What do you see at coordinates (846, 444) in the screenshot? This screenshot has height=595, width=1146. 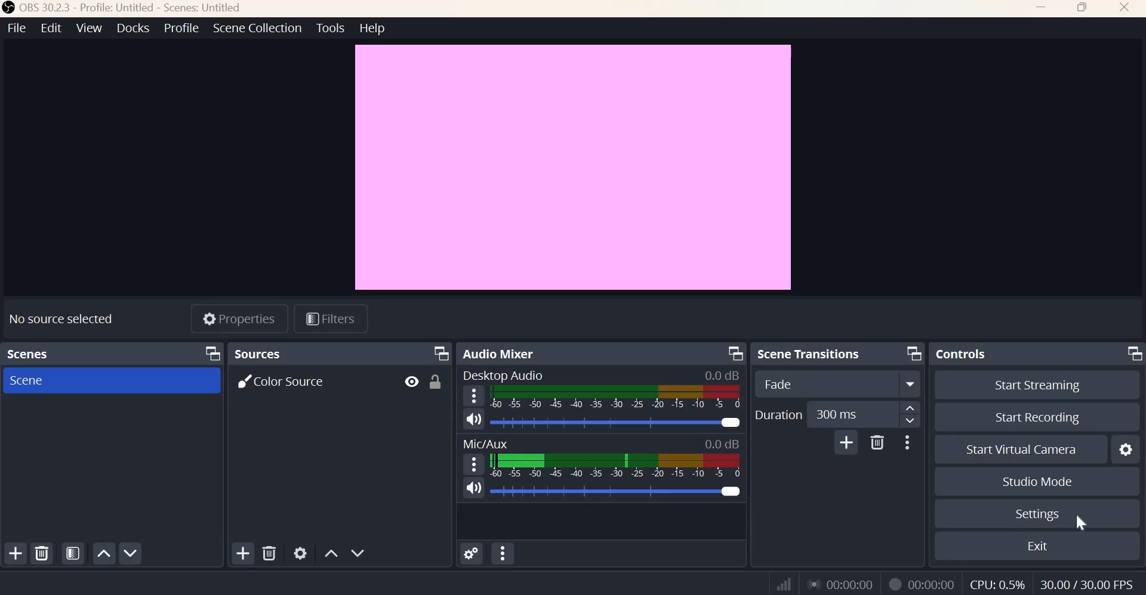 I see `Add Transition` at bounding box center [846, 444].